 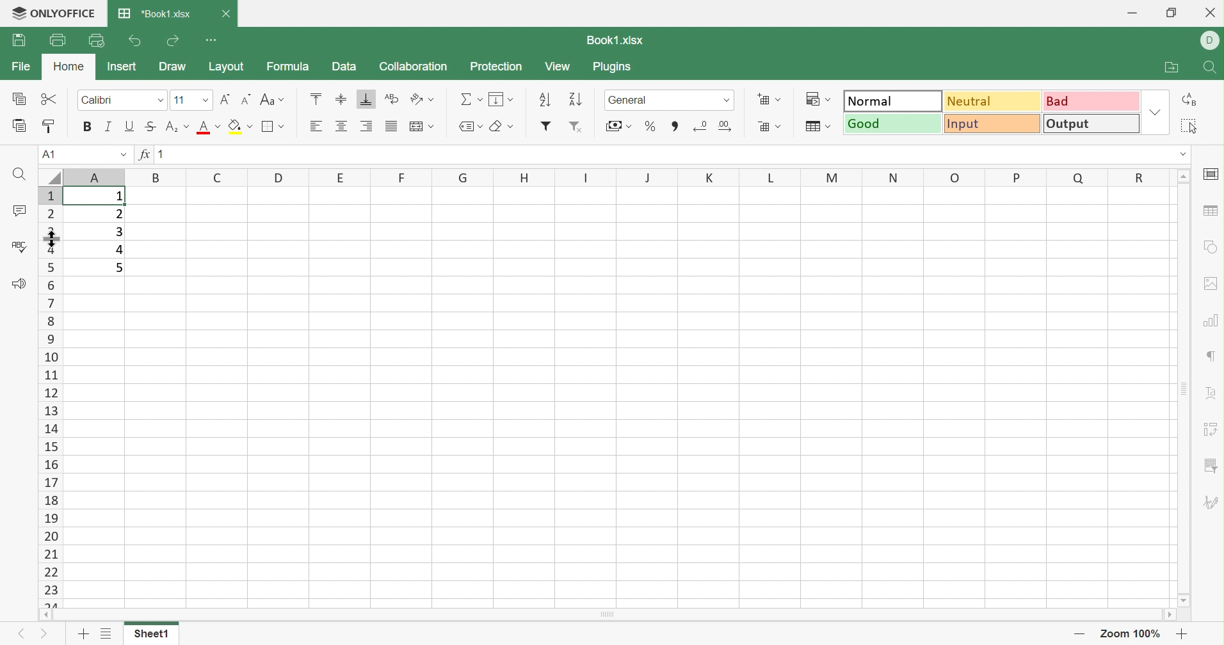 I want to click on 5, so click(x=118, y=269).